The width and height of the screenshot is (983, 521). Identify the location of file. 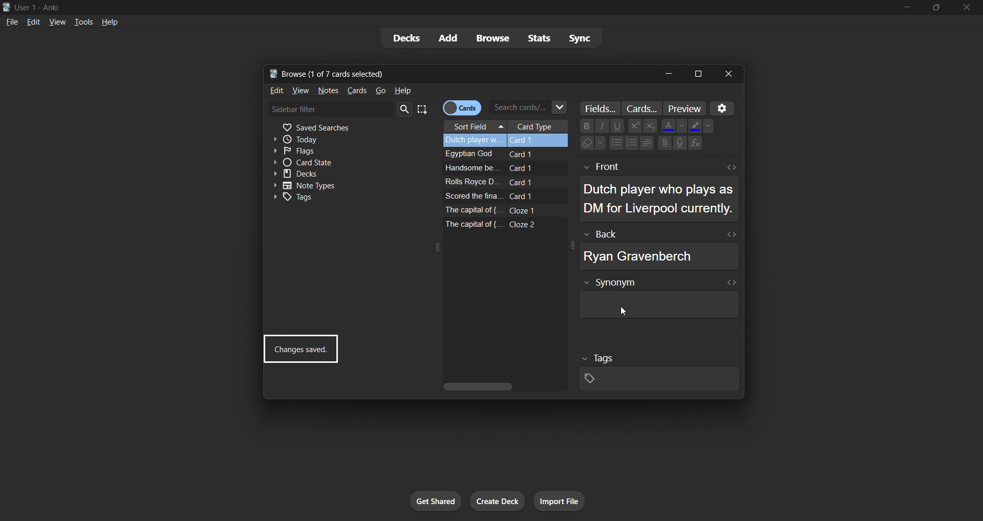
(11, 22).